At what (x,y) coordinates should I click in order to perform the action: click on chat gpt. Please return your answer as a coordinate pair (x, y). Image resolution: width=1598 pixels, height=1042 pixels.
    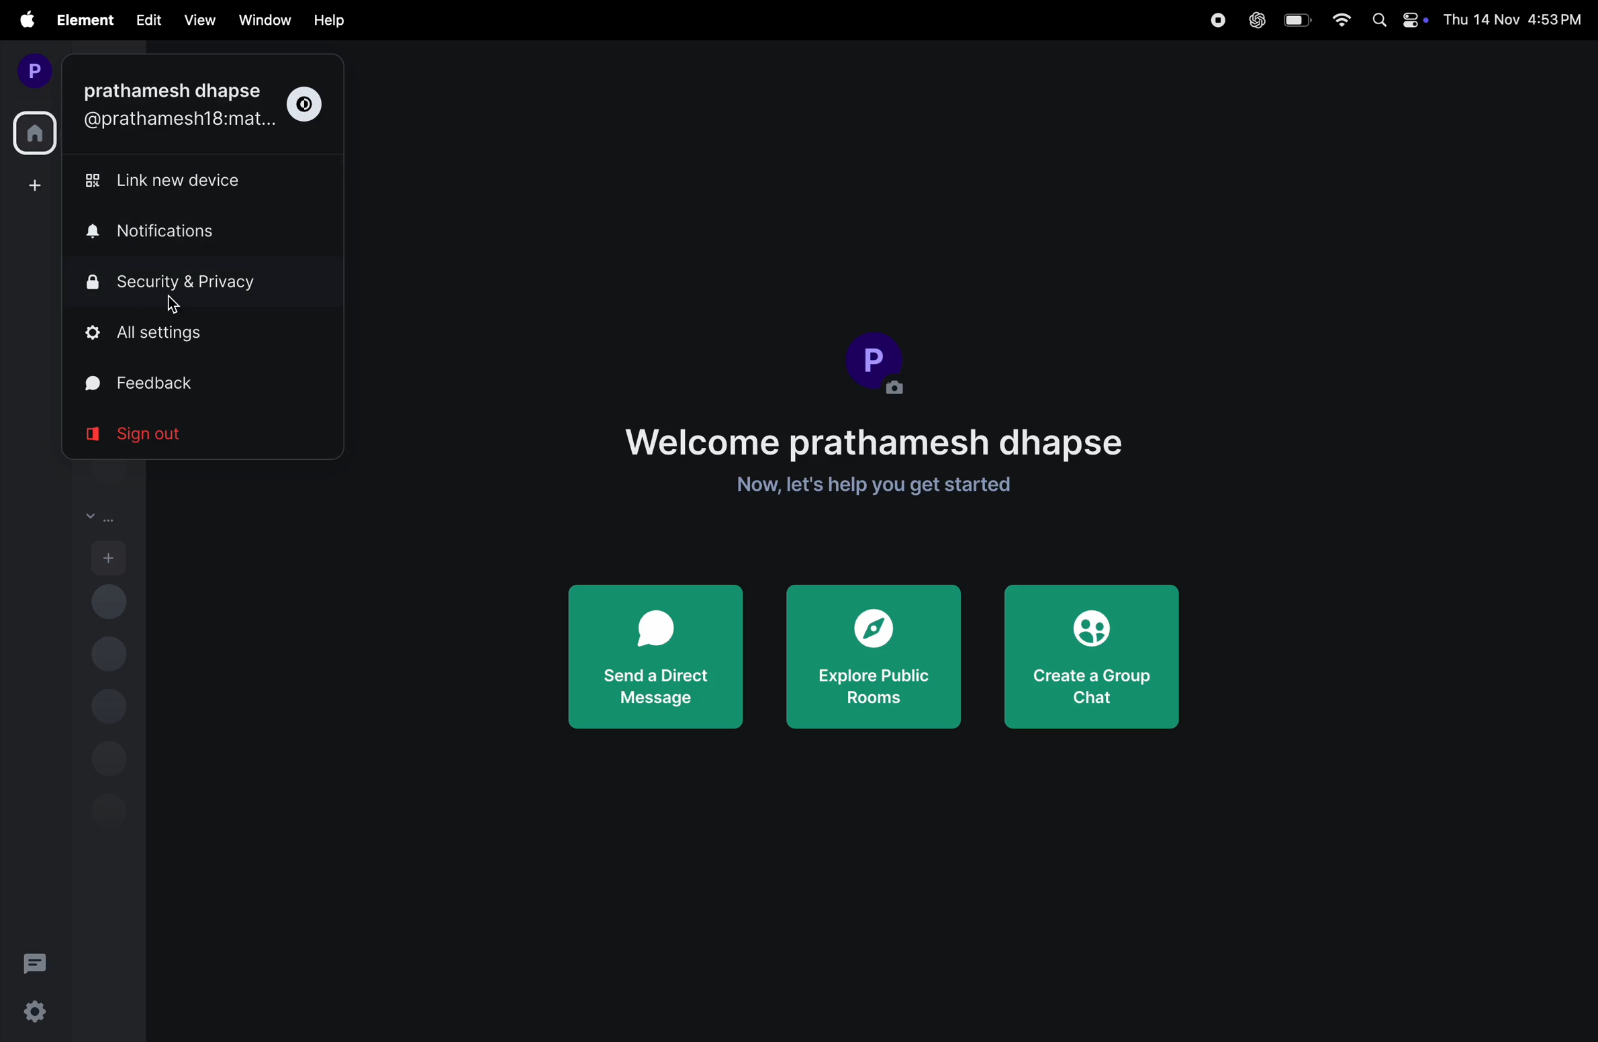
    Looking at the image, I should click on (1255, 20).